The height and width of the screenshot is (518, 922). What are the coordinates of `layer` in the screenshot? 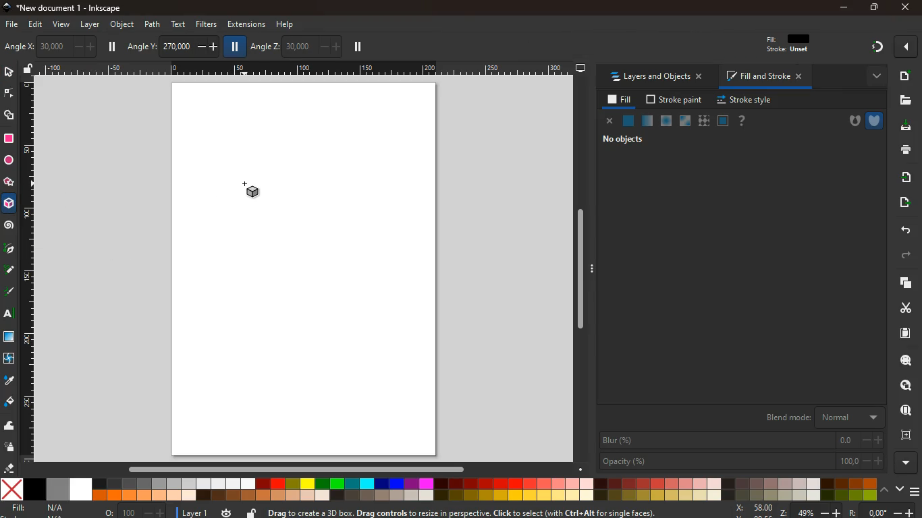 It's located at (90, 24).